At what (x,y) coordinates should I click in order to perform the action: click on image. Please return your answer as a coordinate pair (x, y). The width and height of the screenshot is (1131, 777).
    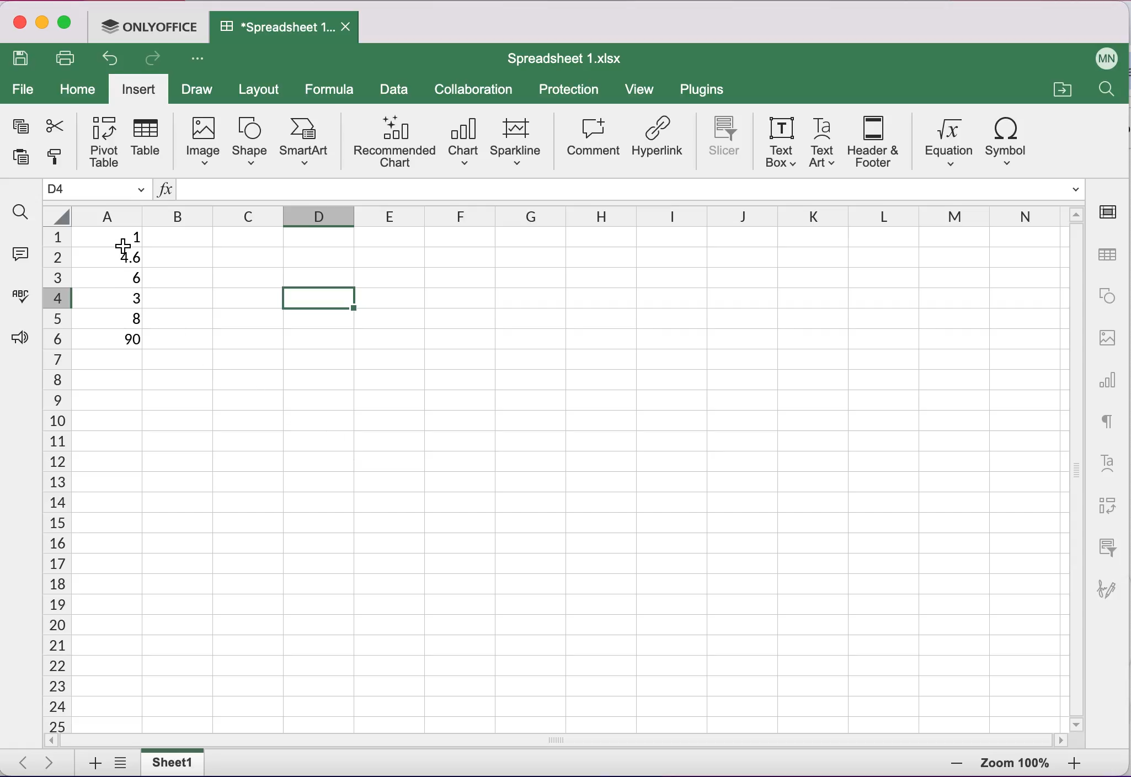
    Looking at the image, I should click on (202, 142).